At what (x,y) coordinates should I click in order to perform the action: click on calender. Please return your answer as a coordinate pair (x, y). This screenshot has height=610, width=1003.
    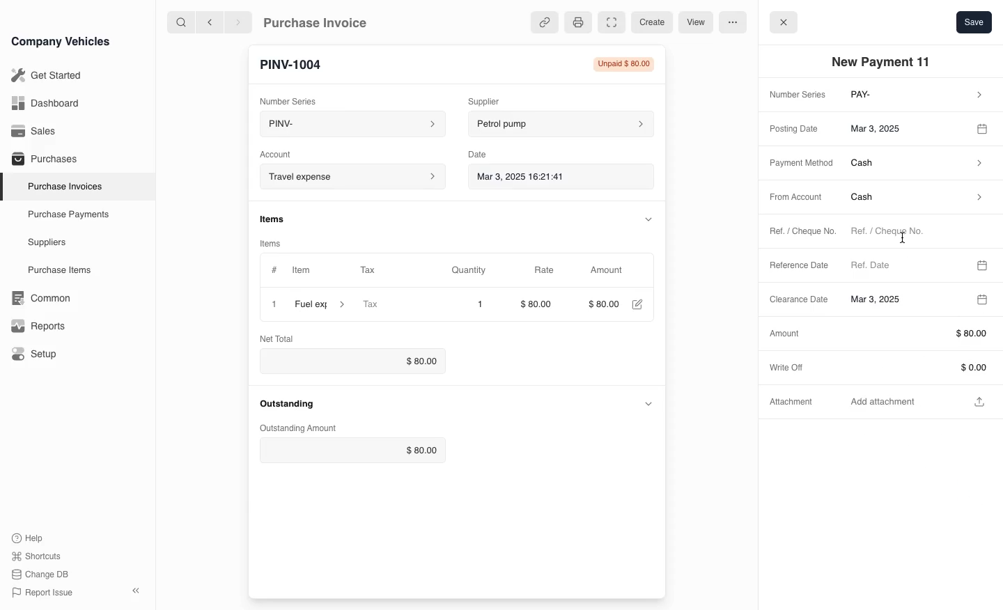
    Looking at the image, I should click on (983, 263).